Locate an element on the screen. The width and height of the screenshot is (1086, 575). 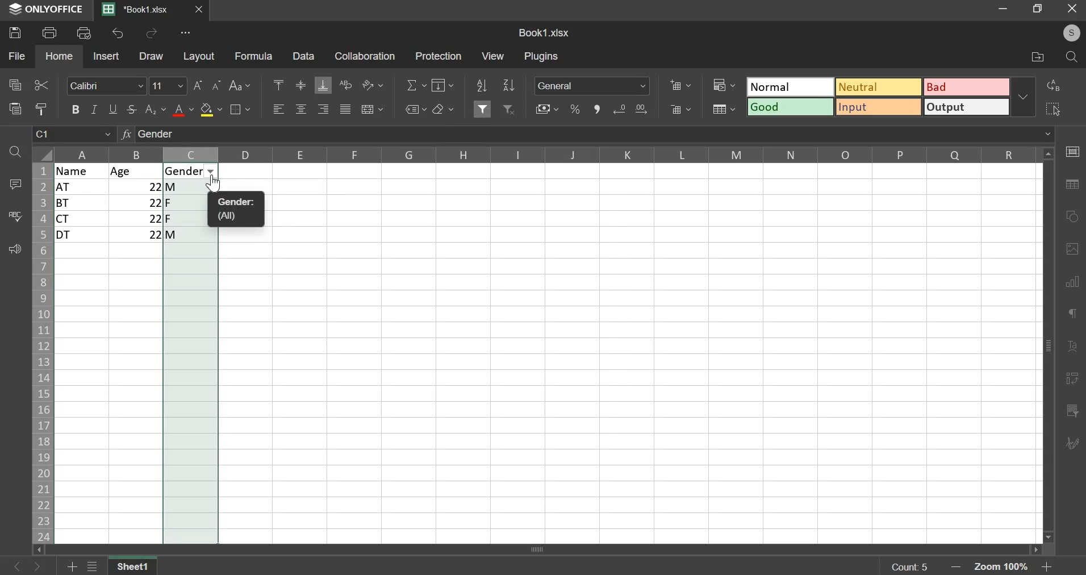
bt is located at coordinates (81, 203).